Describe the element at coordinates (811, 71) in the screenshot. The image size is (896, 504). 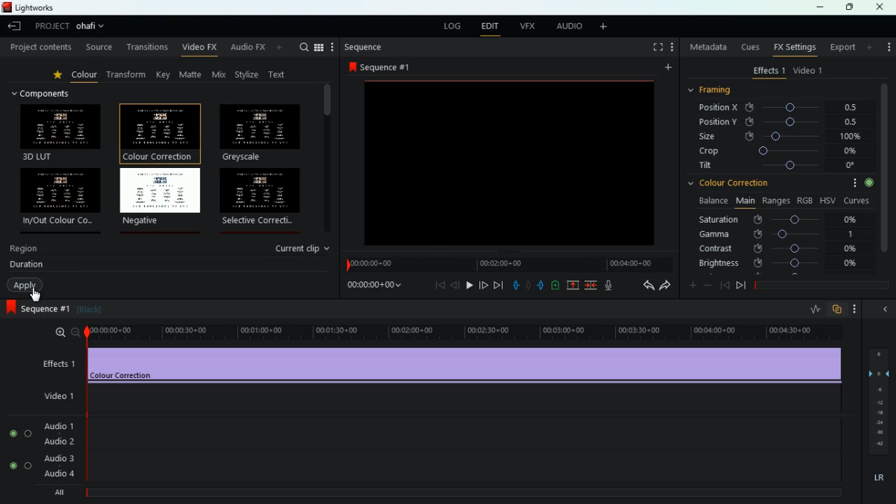
I see `video 1` at that location.